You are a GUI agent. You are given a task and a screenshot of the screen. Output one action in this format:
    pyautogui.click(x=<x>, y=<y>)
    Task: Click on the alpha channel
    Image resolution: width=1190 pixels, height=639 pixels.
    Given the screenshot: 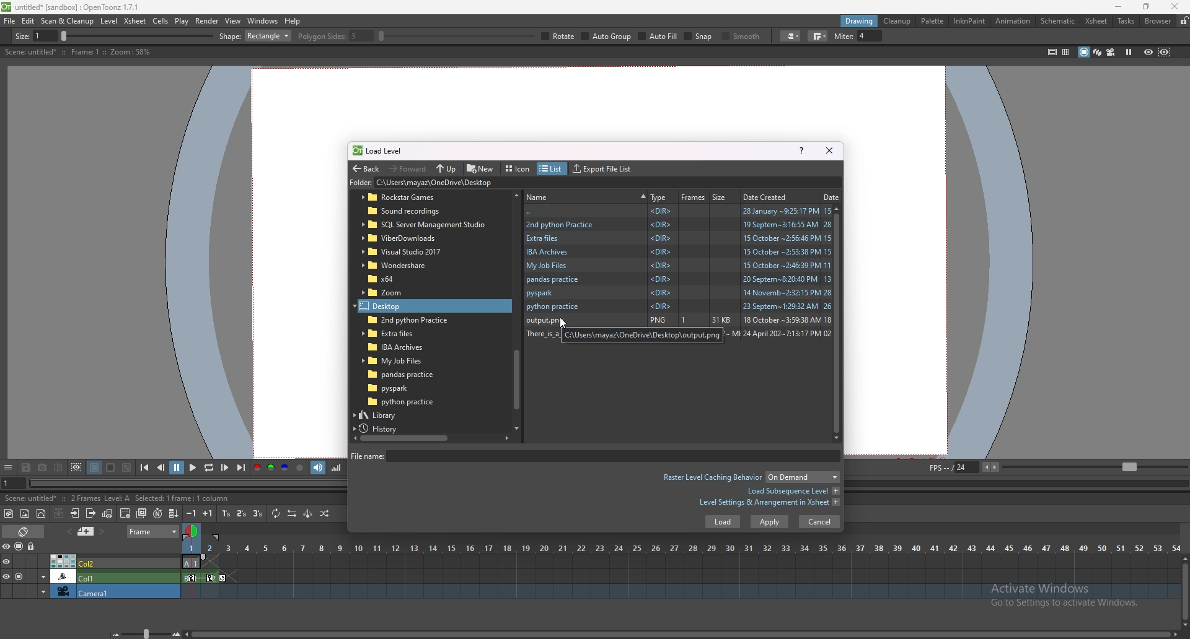 What is the action you would take?
    pyautogui.click(x=300, y=468)
    